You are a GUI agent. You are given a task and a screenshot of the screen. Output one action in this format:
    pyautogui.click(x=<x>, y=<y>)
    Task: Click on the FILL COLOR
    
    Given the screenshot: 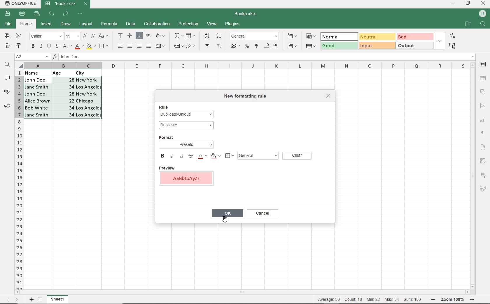 What is the action you would take?
    pyautogui.click(x=91, y=46)
    